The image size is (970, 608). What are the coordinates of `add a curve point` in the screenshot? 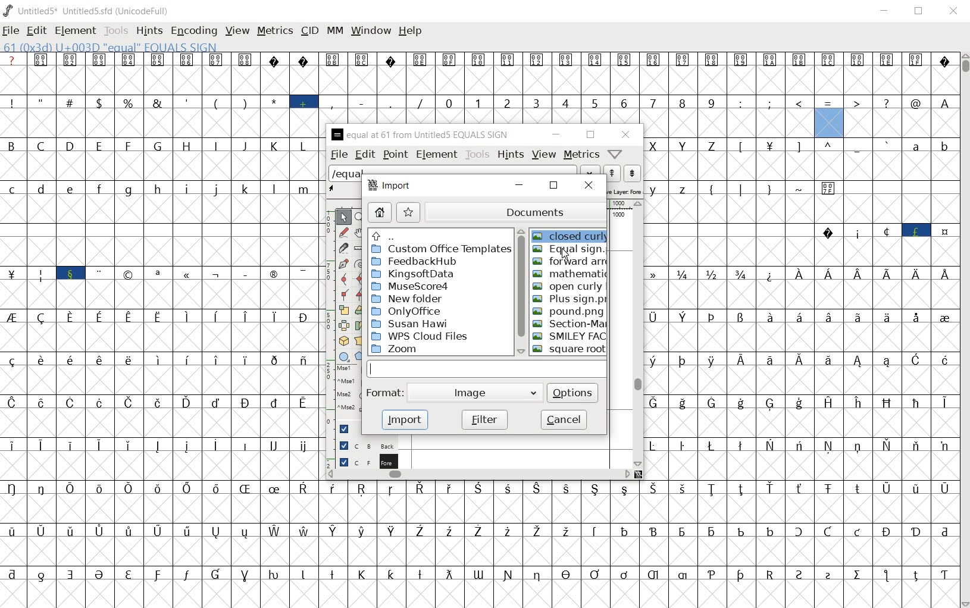 It's located at (343, 279).